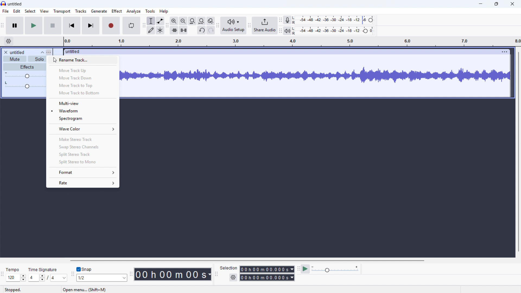 The width and height of the screenshot is (521, 293). What do you see at coordinates (42, 52) in the screenshot?
I see `Collapse ` at bounding box center [42, 52].